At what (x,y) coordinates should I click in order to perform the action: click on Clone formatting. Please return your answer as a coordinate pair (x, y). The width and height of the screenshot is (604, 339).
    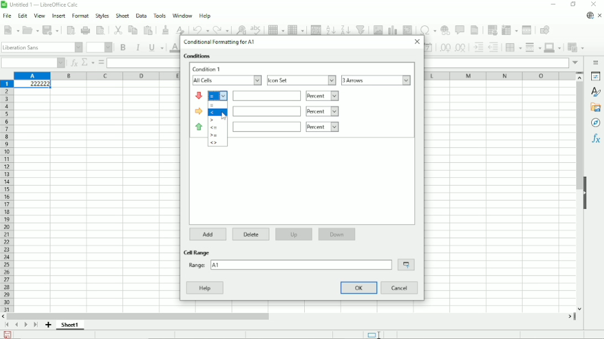
    Looking at the image, I should click on (166, 29).